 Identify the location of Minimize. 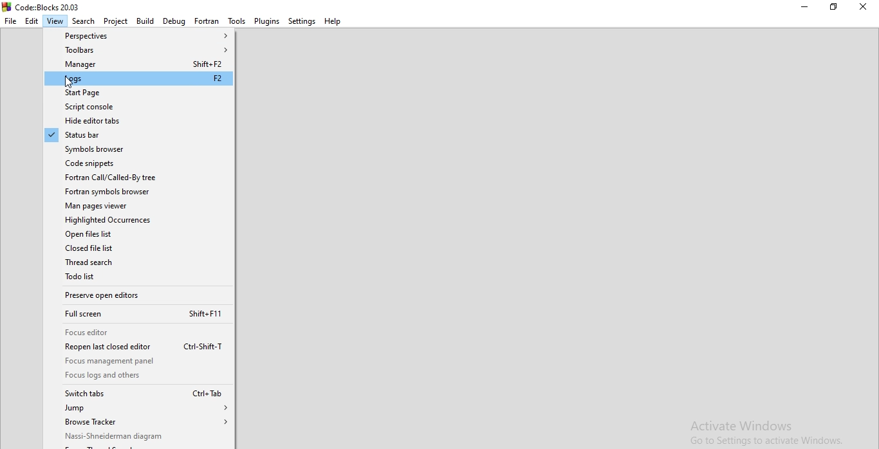
(805, 7).